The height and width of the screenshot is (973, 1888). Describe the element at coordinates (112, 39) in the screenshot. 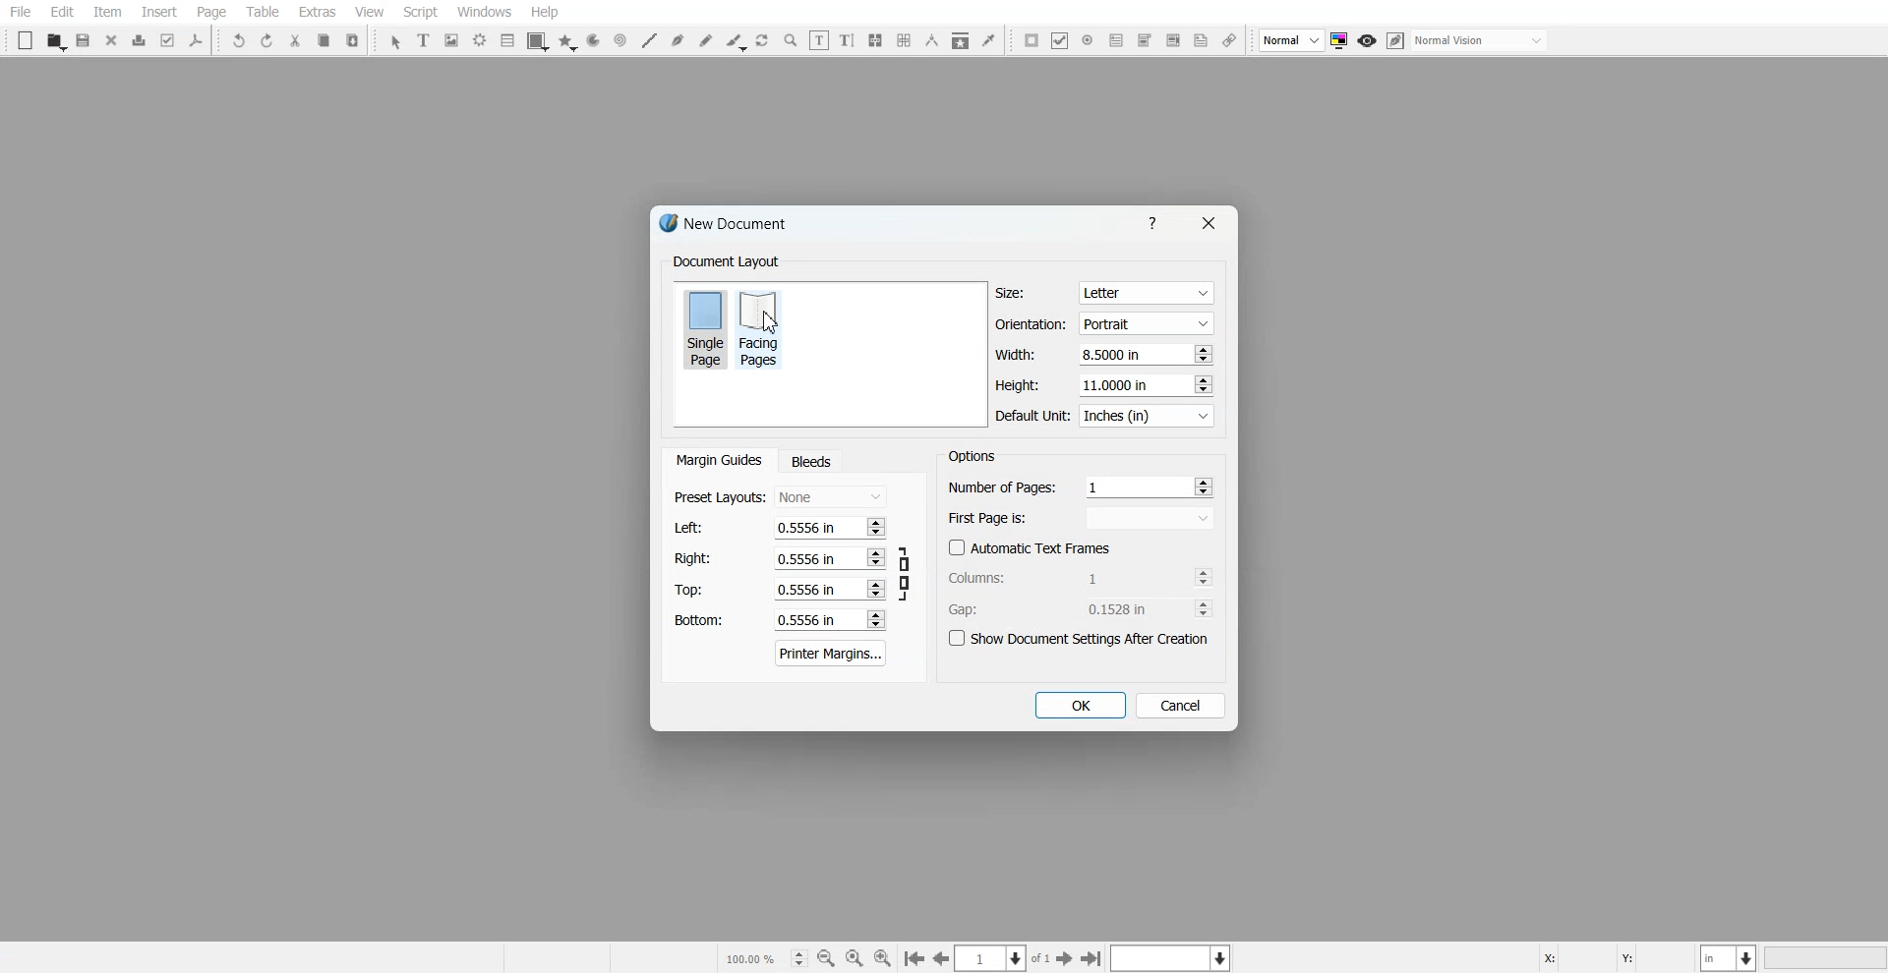

I see `Close` at that location.